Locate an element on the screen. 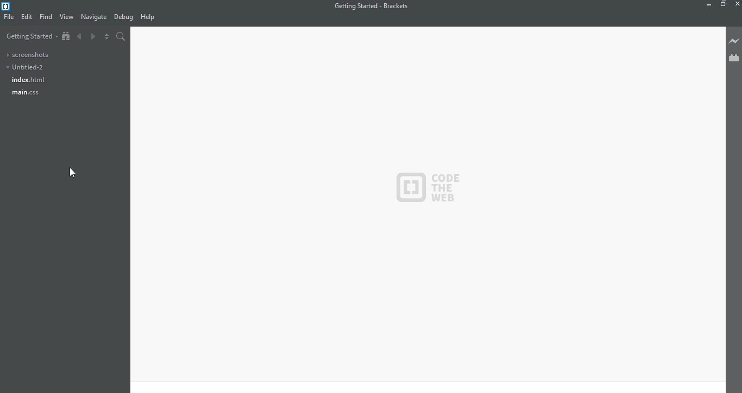 The image size is (742, 393). live preview is located at coordinates (733, 40).